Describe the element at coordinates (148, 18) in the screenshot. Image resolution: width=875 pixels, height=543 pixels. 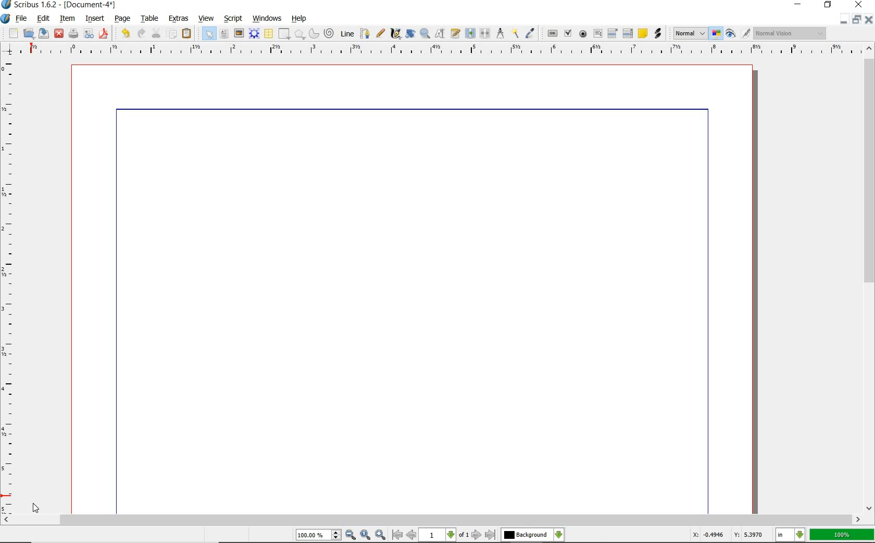
I see `table` at that location.